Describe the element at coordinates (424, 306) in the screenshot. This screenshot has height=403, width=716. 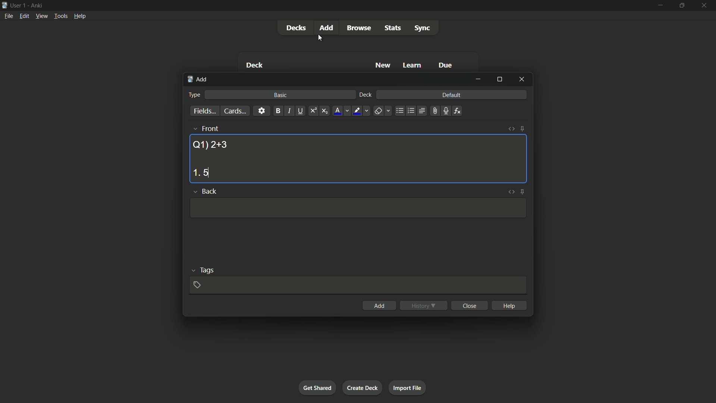
I see `history` at that location.